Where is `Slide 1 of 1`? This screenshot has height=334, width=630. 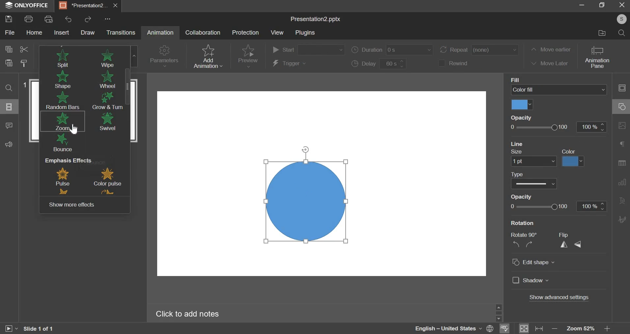
Slide 1 of 1 is located at coordinates (42, 327).